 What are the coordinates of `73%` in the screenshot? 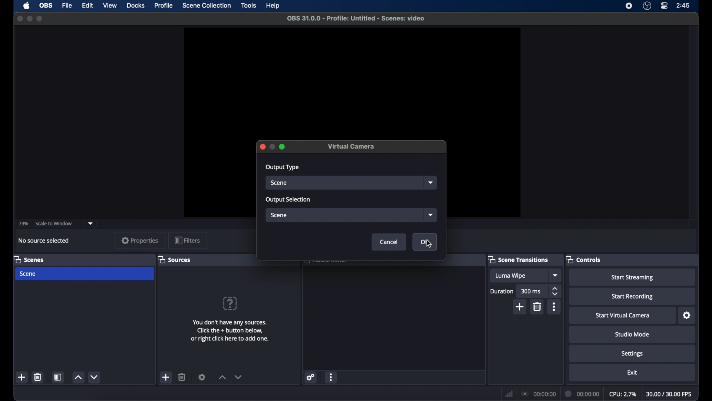 It's located at (23, 224).